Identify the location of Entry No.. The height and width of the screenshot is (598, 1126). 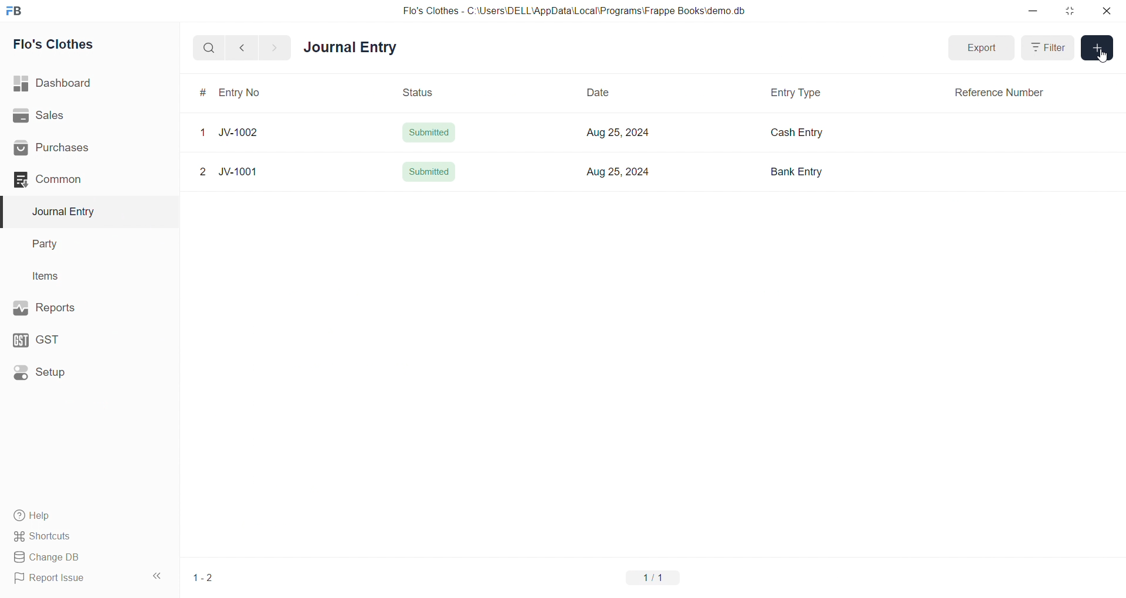
(247, 92).